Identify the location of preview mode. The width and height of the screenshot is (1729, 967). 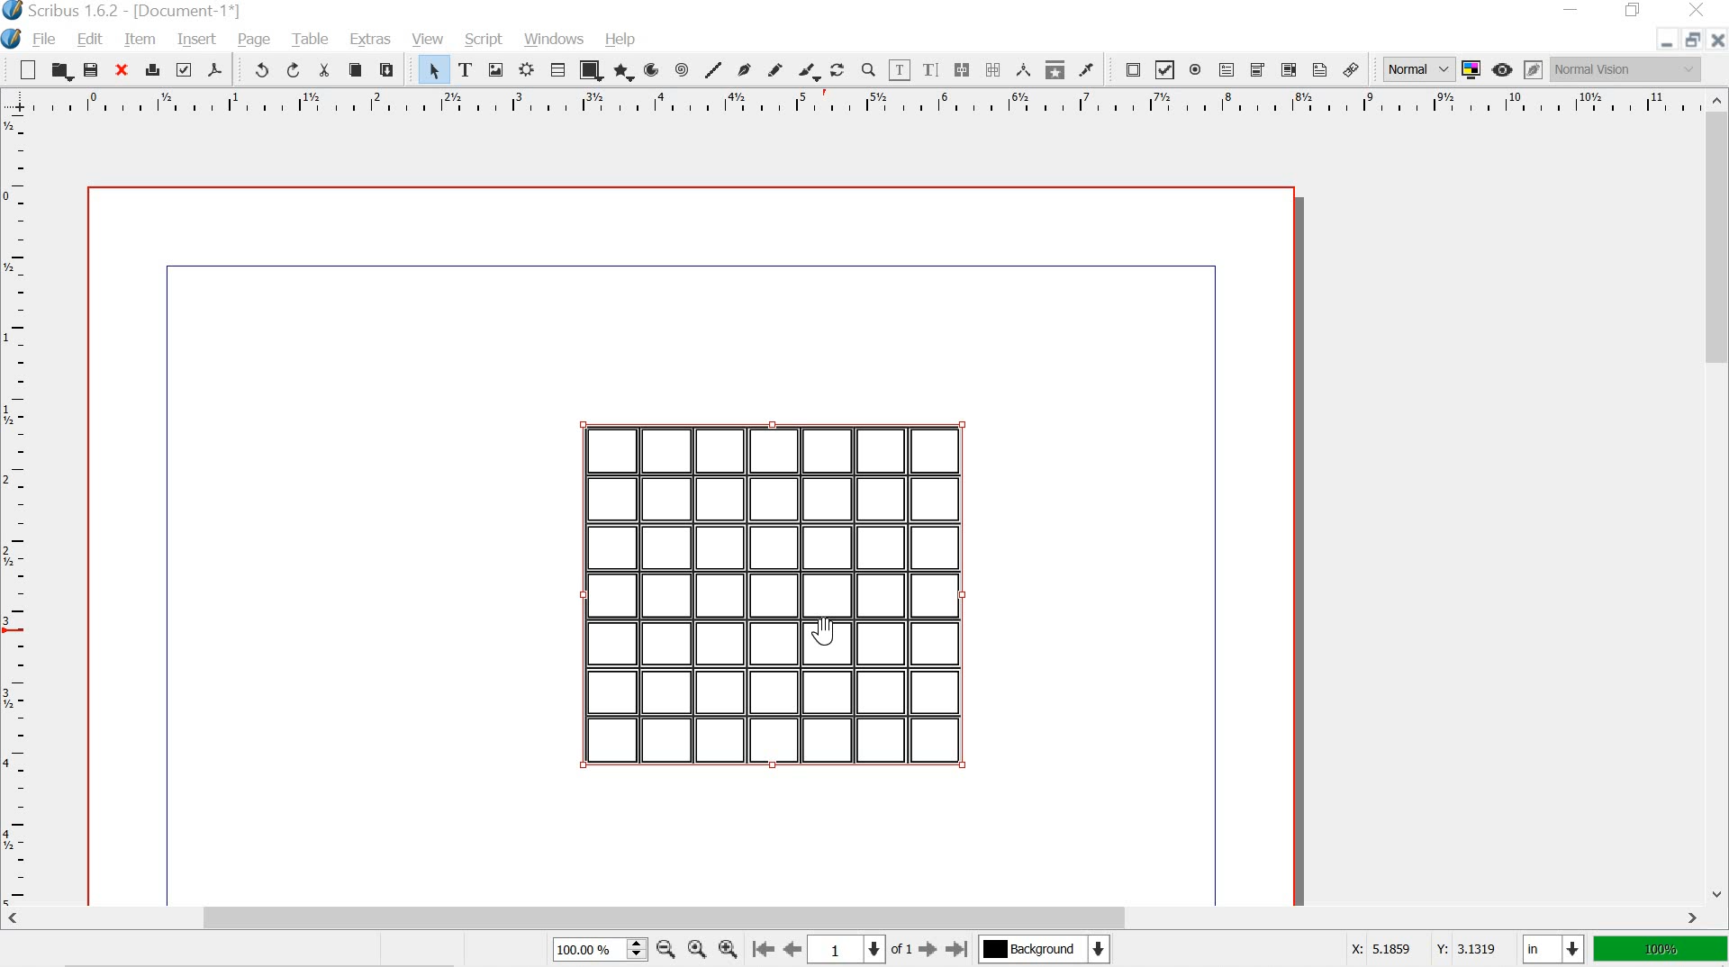
(1502, 70).